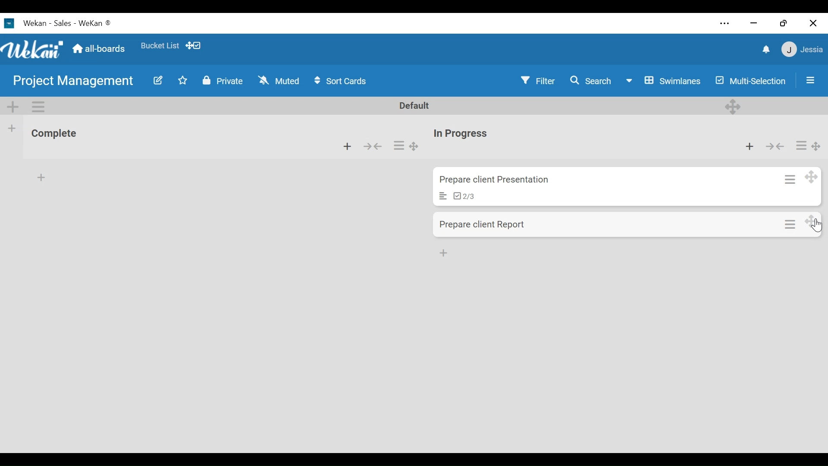  What do you see at coordinates (197, 46) in the screenshot?
I see `dekstop drag bar` at bounding box center [197, 46].